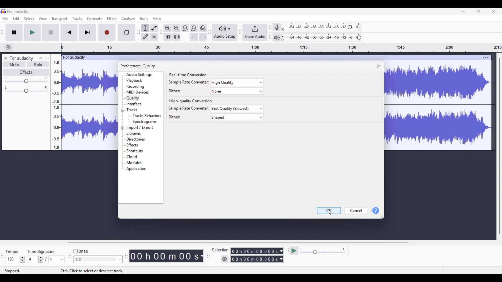  What do you see at coordinates (145, 28) in the screenshot?
I see `Selection tool` at bounding box center [145, 28].